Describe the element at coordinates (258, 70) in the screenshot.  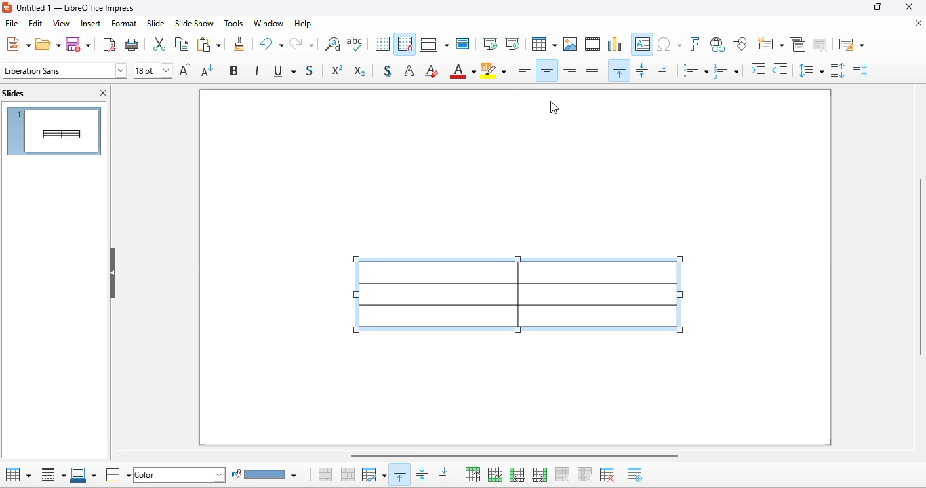
I see `italic` at that location.